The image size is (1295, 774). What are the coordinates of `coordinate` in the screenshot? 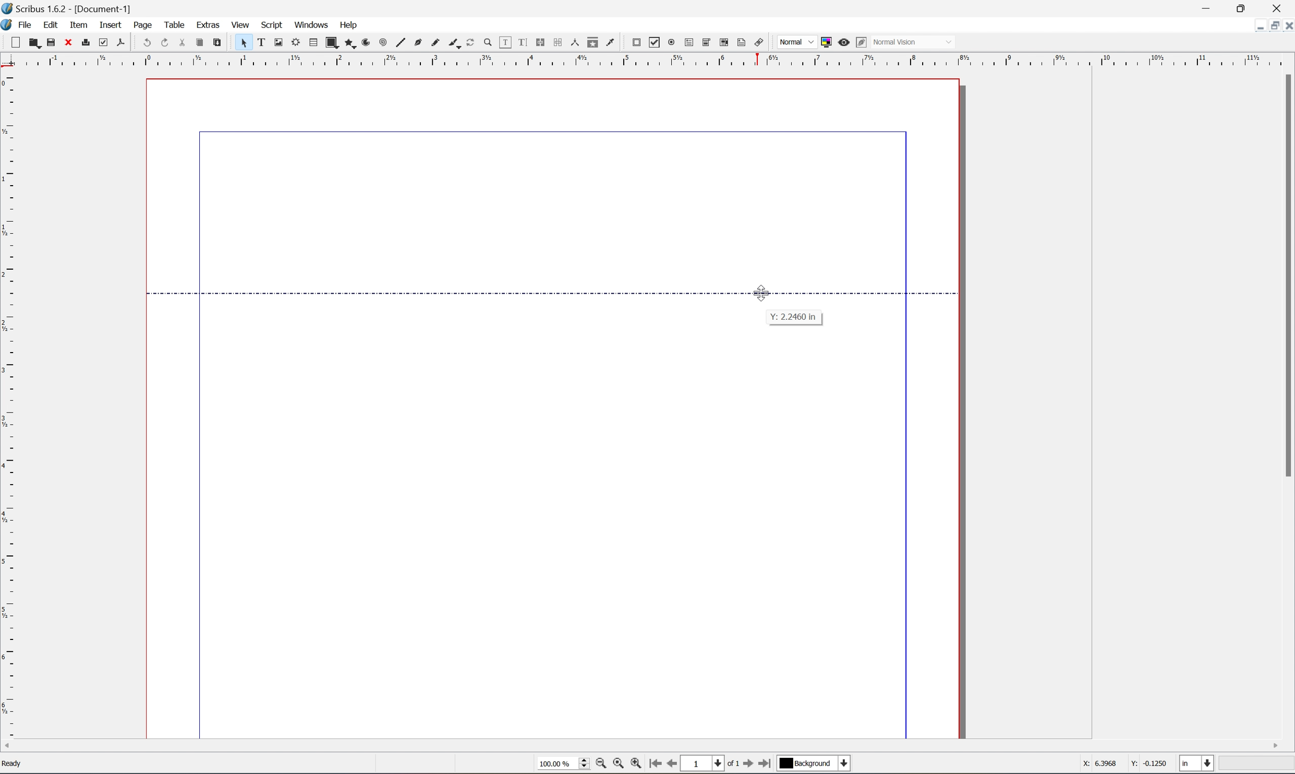 It's located at (789, 316).